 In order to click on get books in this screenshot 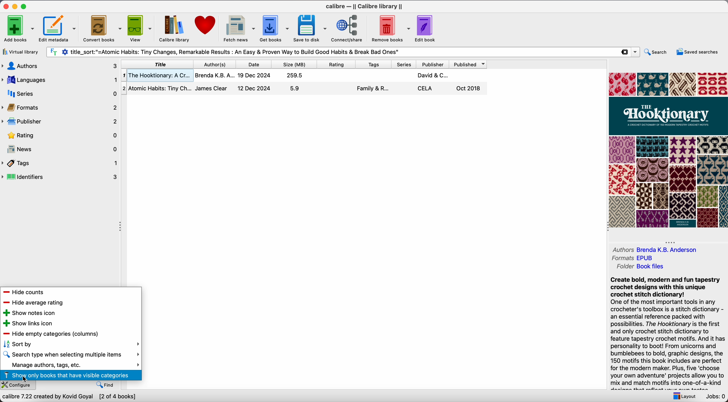, I will do `click(275, 28)`.